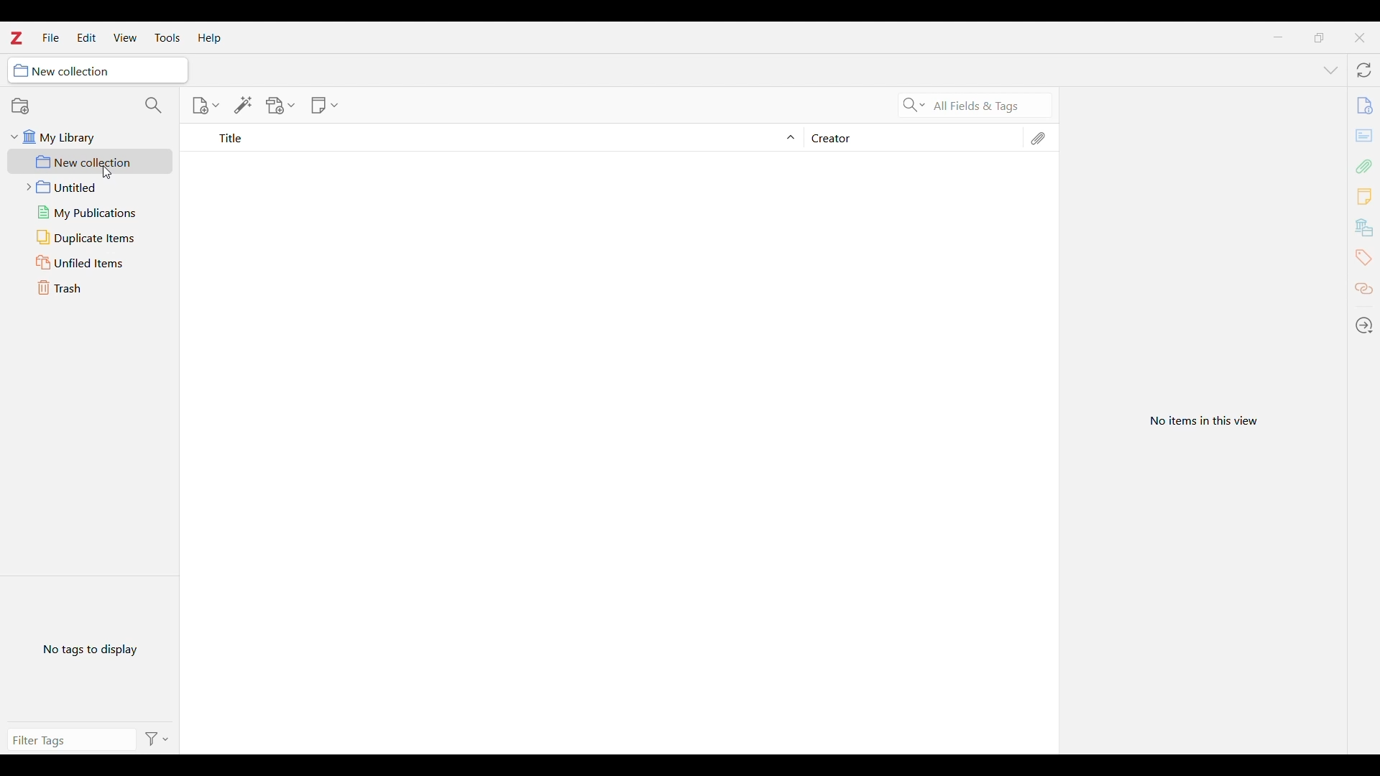 Image resolution: width=1380 pixels, height=776 pixels. I want to click on File menu, so click(51, 37).